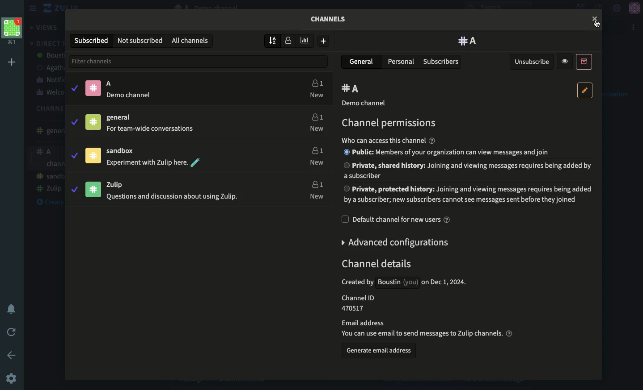  I want to click on © Private, protected history: Joining and viewing messages requires being added
by a subscriber; new subscribers cannot see messages sent before they joined, so click(468, 195).